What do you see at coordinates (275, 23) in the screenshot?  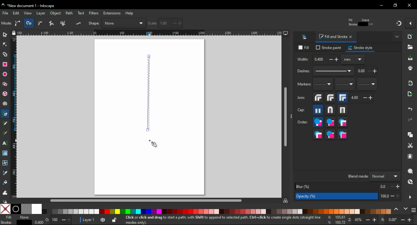 I see `lock` at bounding box center [275, 23].